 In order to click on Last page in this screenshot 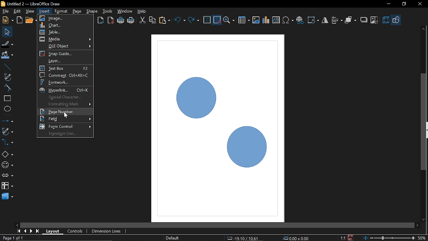, I will do `click(38, 232)`.